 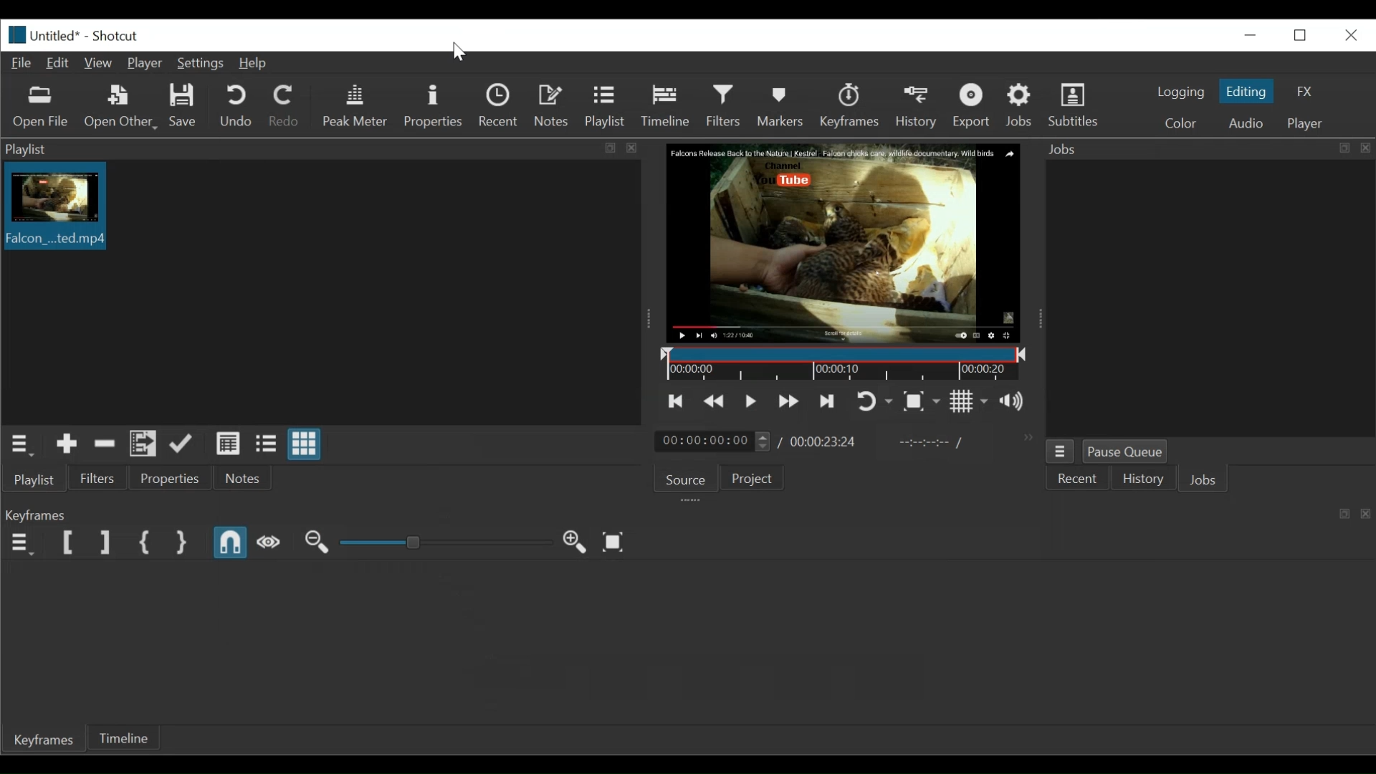 What do you see at coordinates (1077, 479) in the screenshot?
I see `Recent` at bounding box center [1077, 479].